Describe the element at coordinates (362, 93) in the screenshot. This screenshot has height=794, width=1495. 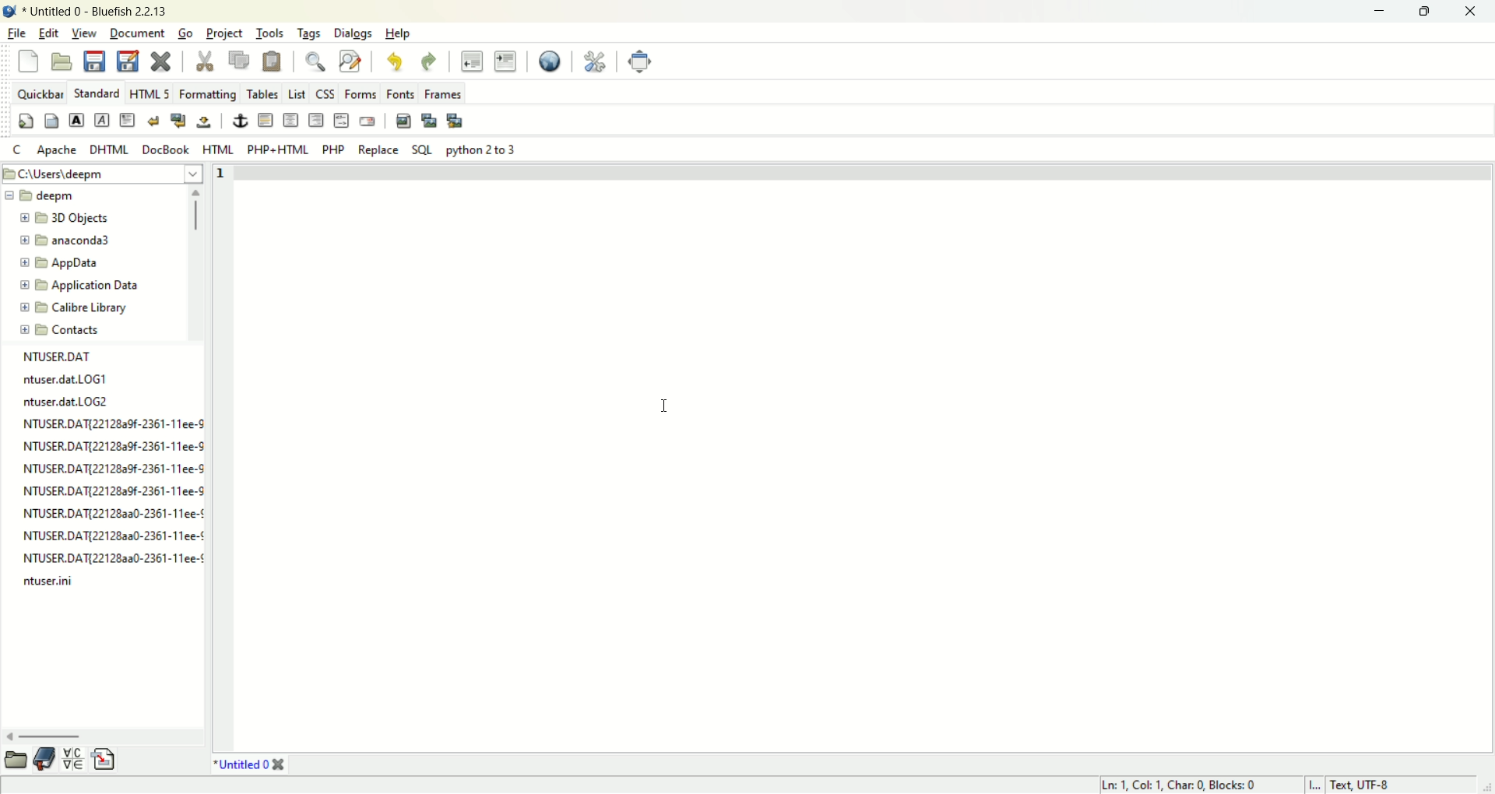
I see `forms` at that location.